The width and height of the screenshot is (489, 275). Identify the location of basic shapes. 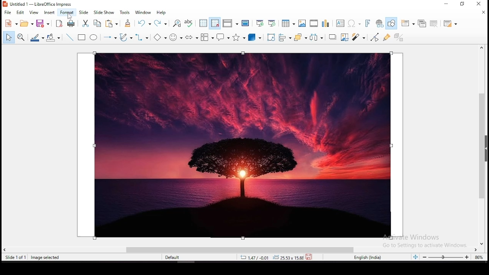
(160, 37).